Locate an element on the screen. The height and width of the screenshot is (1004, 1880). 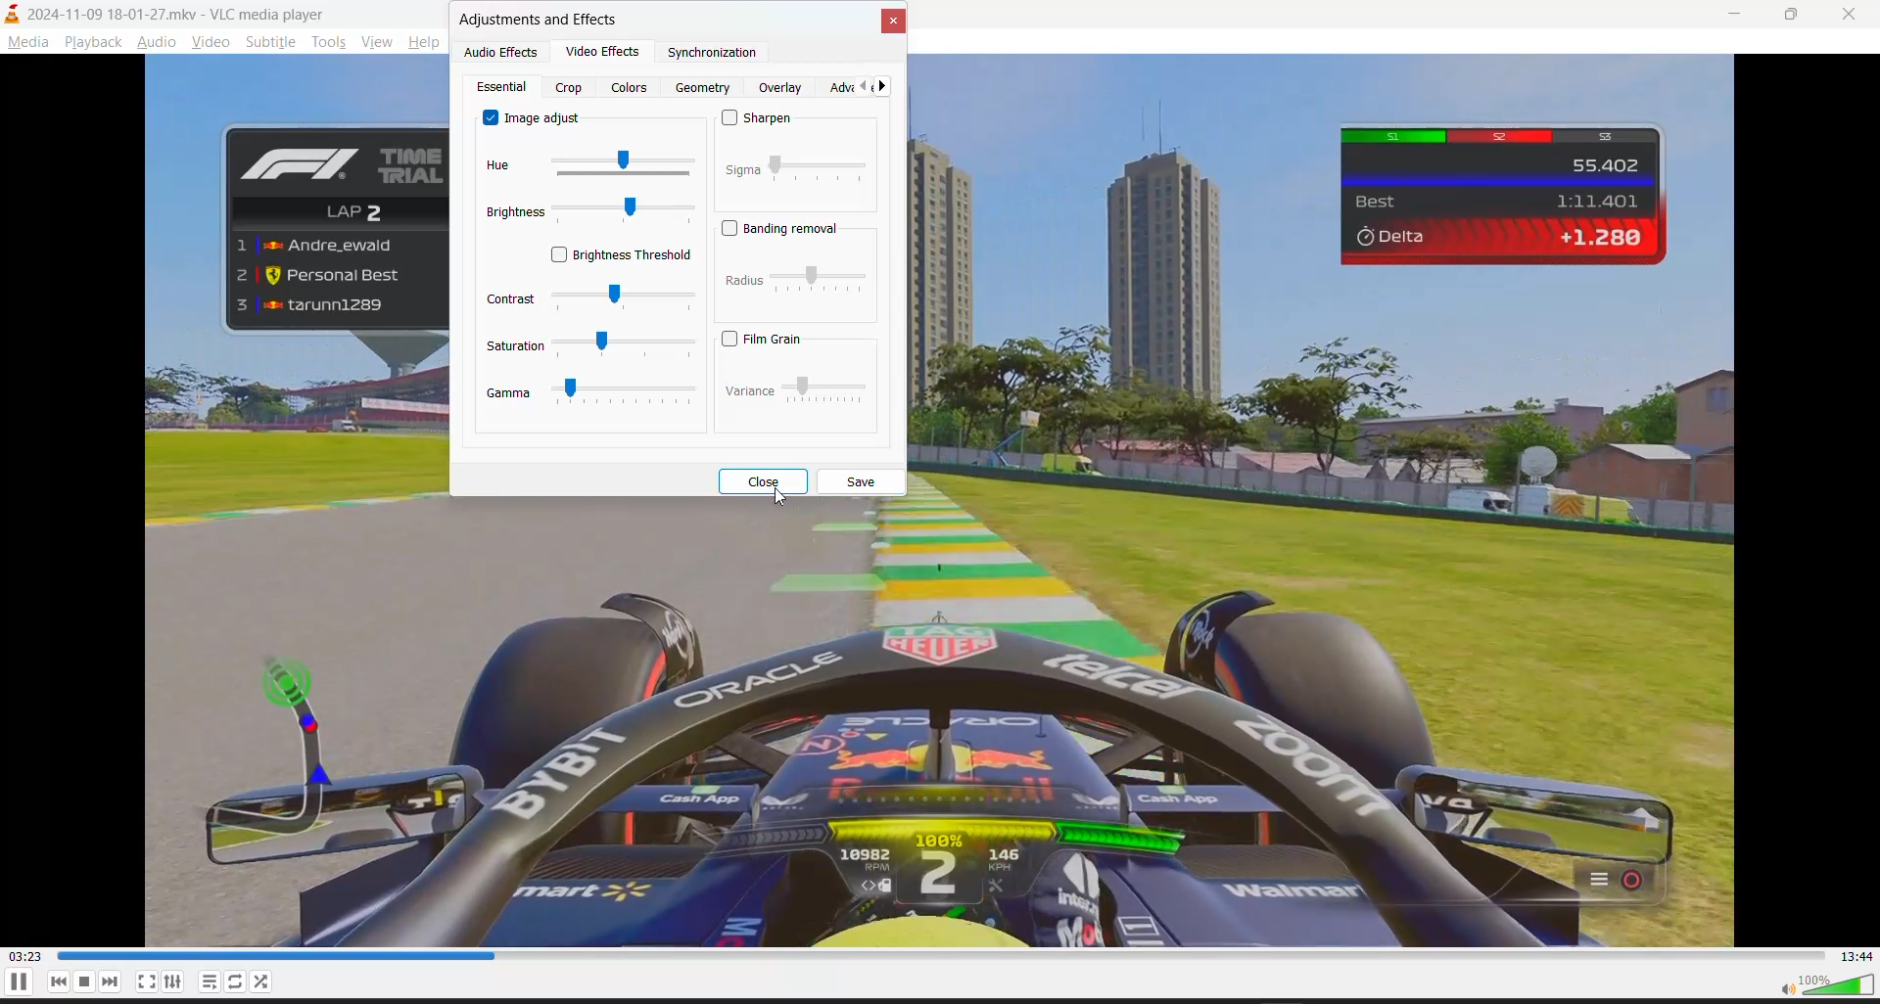
hue slider is located at coordinates (621, 163).